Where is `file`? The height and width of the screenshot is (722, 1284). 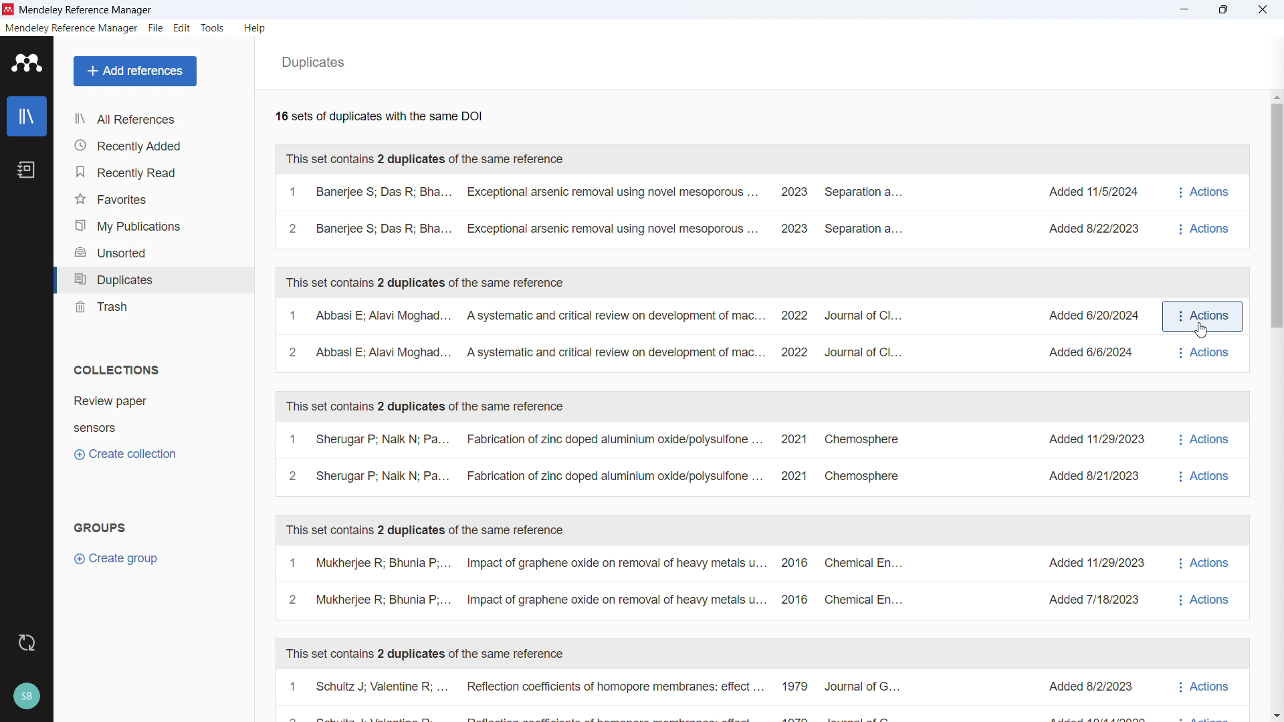
file is located at coordinates (155, 28).